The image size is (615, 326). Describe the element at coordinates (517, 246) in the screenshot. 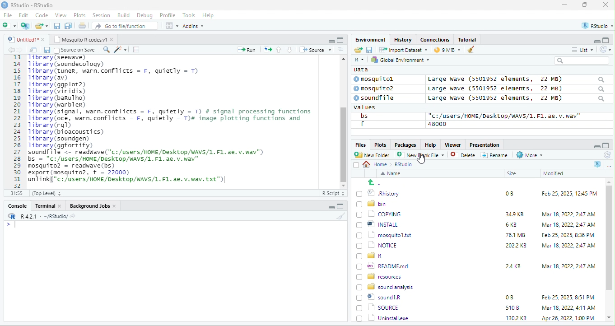

I see `2022 KB` at that location.